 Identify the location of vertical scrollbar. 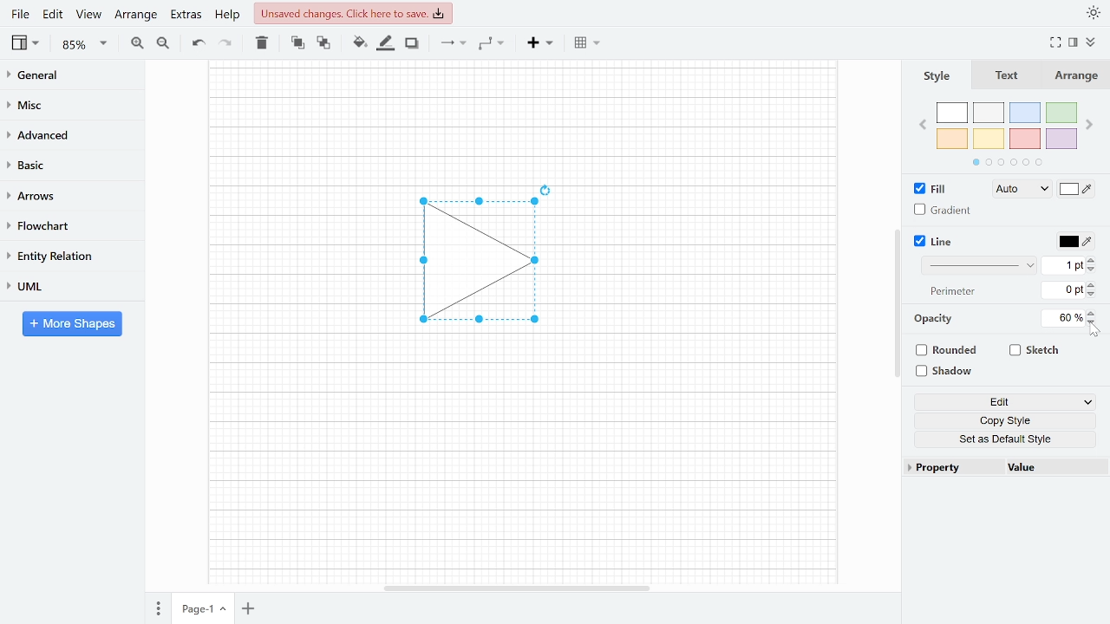
(897, 303).